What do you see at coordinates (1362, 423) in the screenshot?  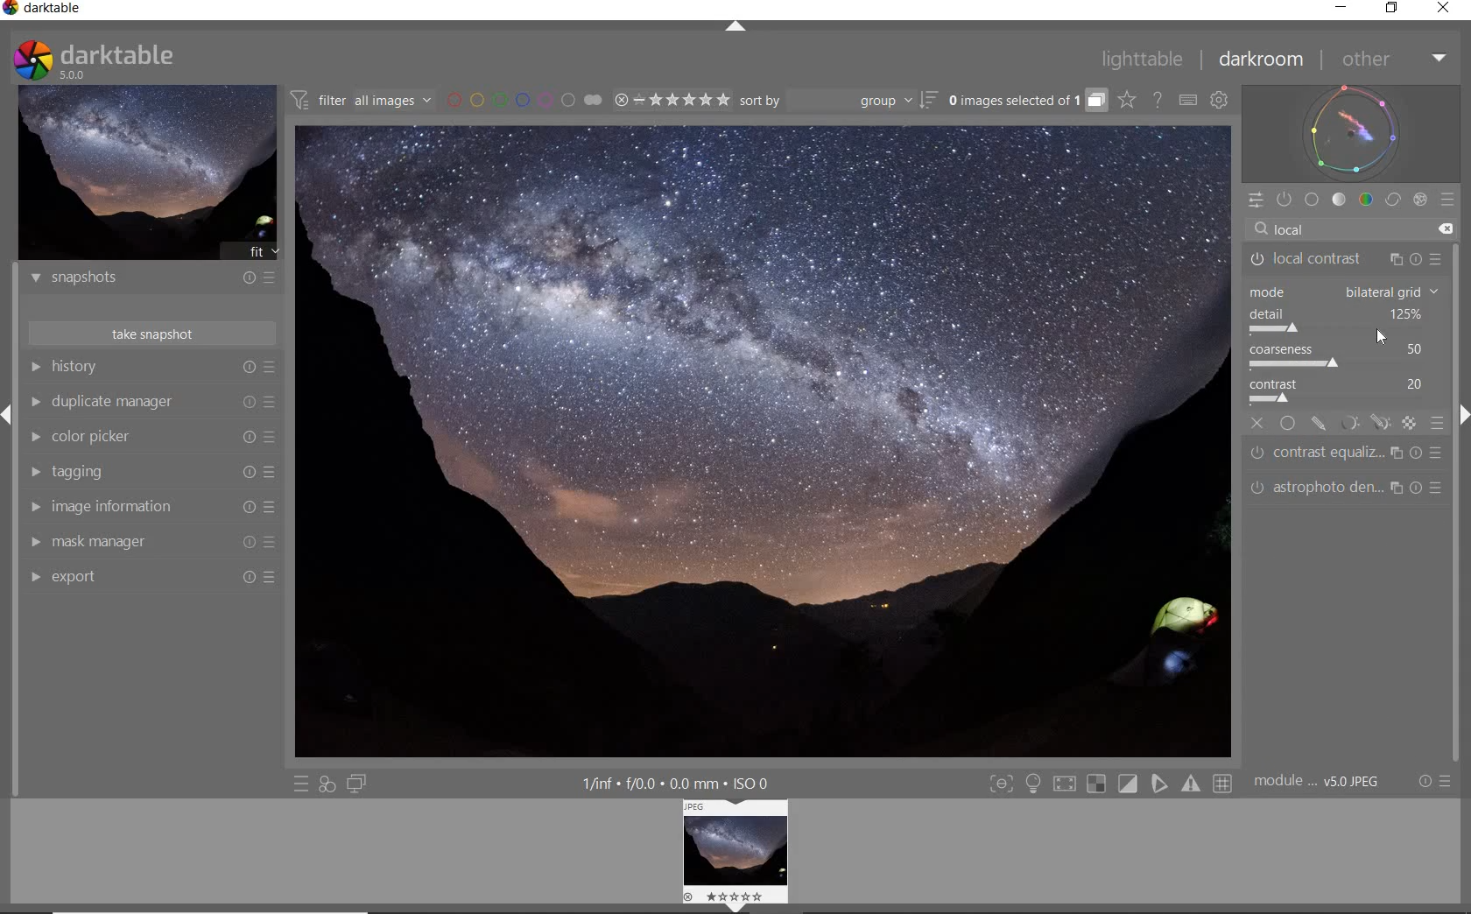 I see `mask options` at bounding box center [1362, 423].